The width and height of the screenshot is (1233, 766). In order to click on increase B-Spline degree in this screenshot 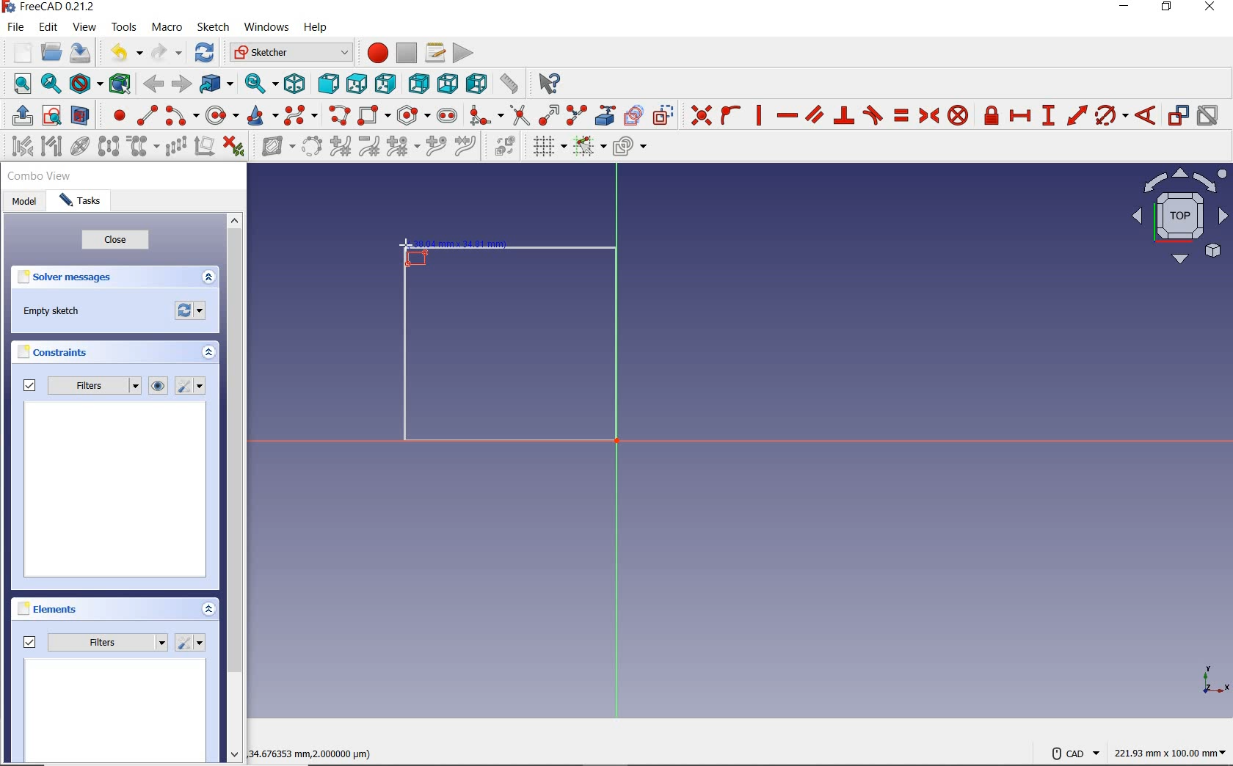, I will do `click(340, 147)`.